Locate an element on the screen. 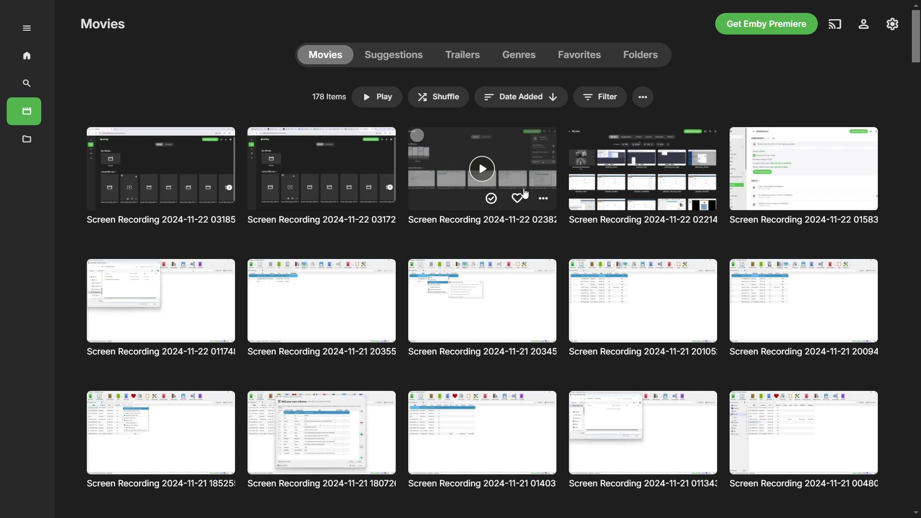   is located at coordinates (482, 177).